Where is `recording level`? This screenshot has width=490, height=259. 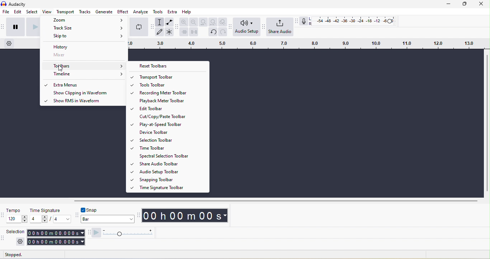 recording level is located at coordinates (355, 21).